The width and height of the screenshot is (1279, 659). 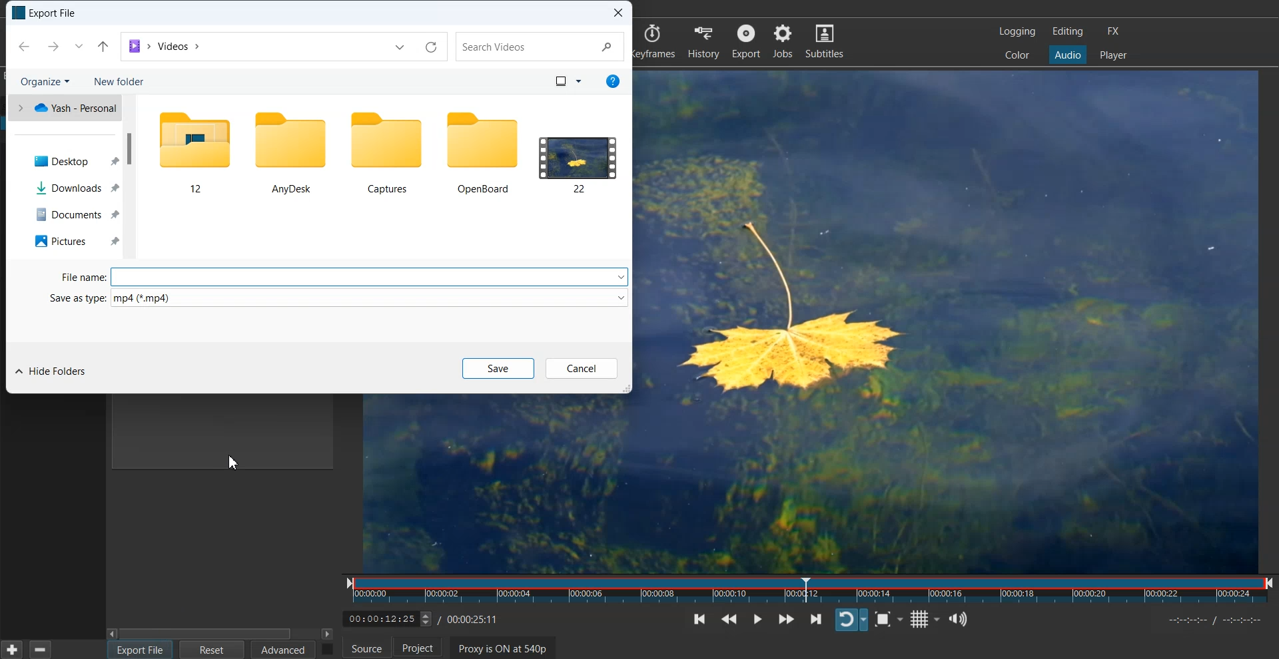 I want to click on Color, so click(x=1017, y=54).